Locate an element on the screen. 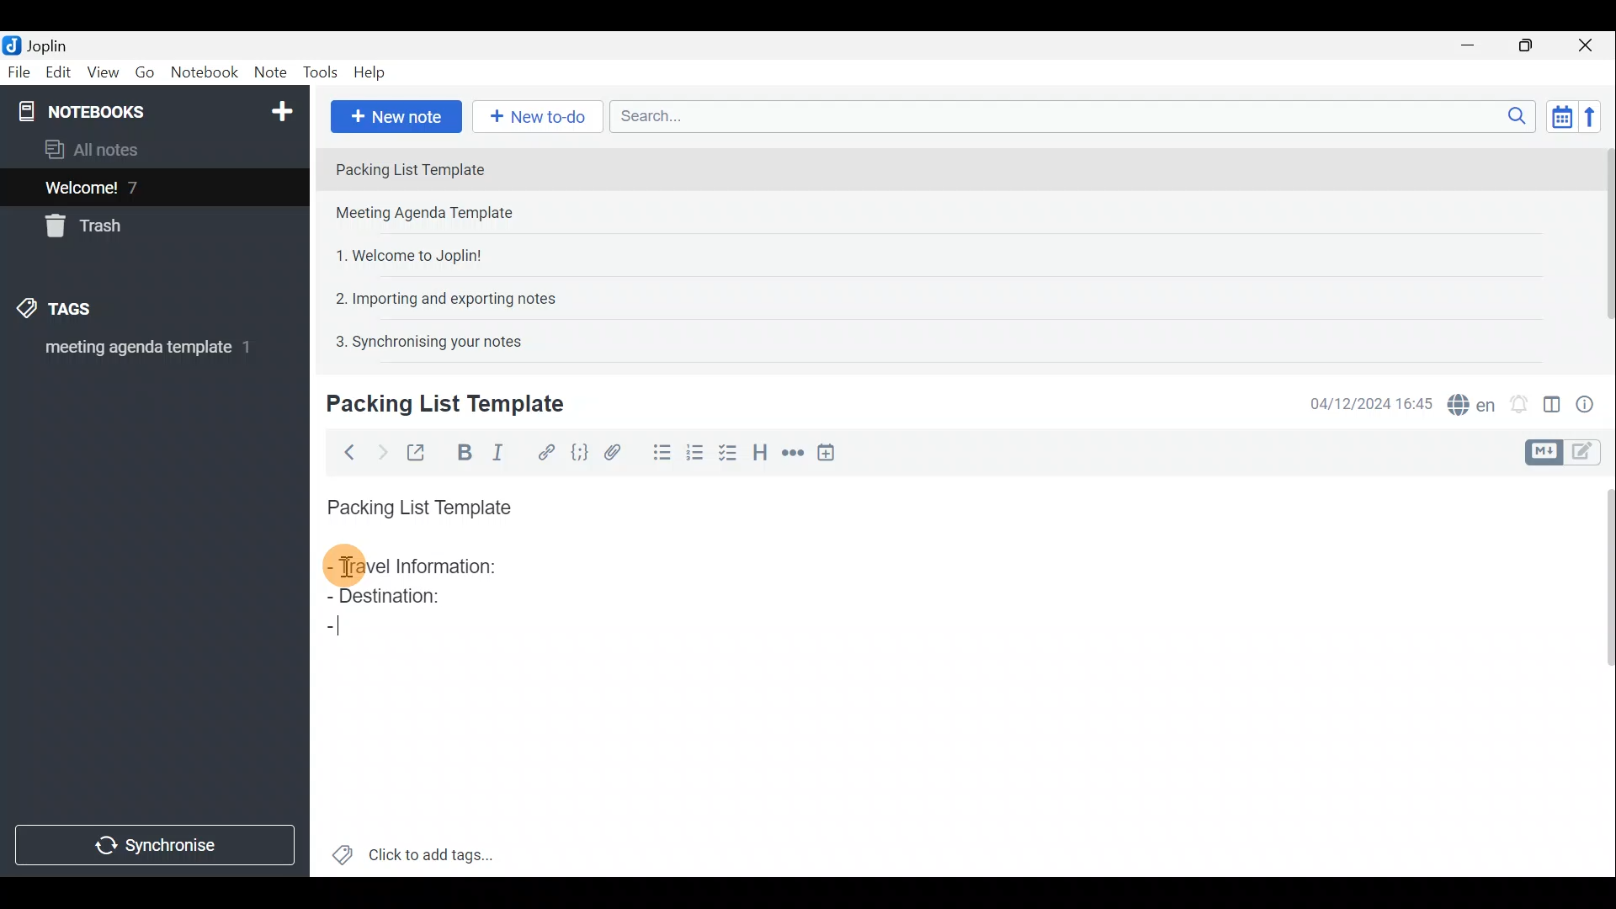 This screenshot has width=1616, height=909. Bulleted list is located at coordinates (658, 455).